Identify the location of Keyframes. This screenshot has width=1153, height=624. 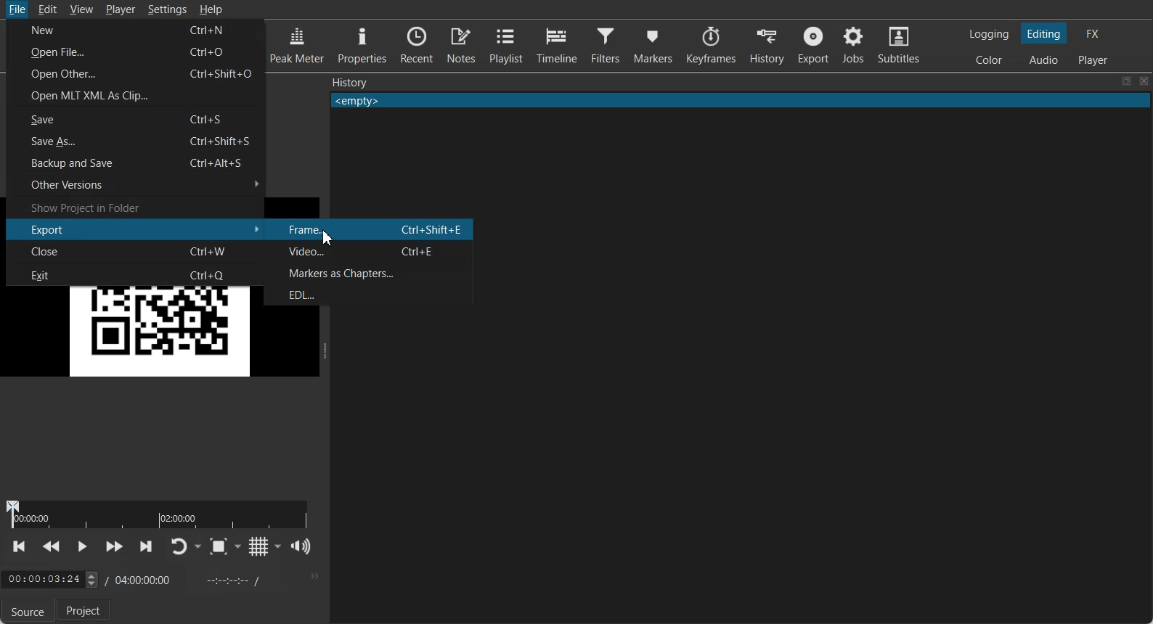
(712, 45).